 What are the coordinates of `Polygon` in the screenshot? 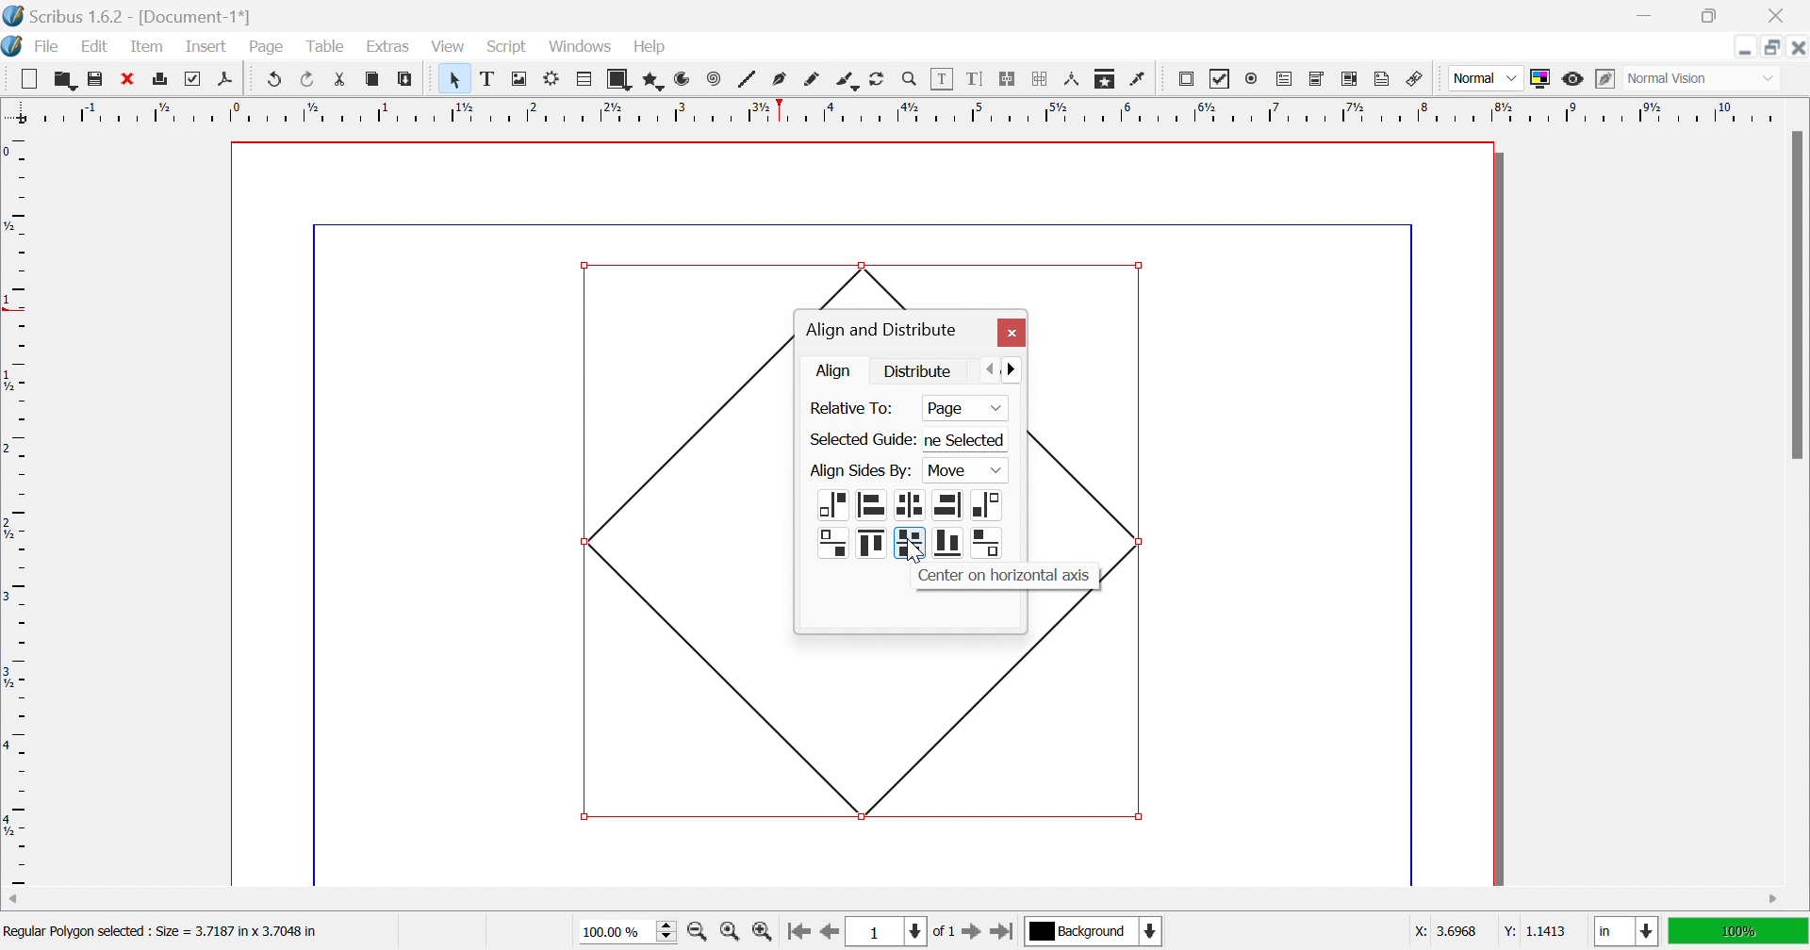 It's located at (655, 81).